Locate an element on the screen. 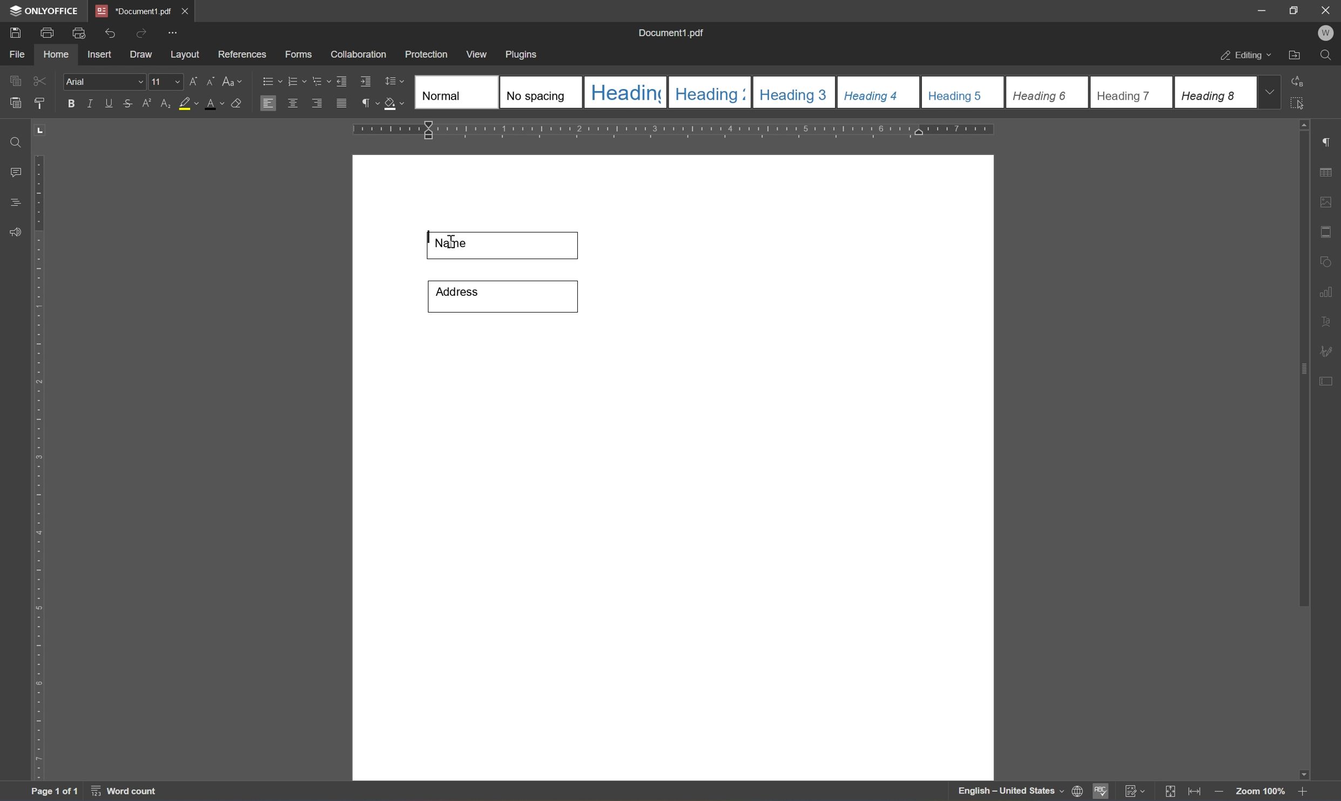  ruler is located at coordinates (39, 468).